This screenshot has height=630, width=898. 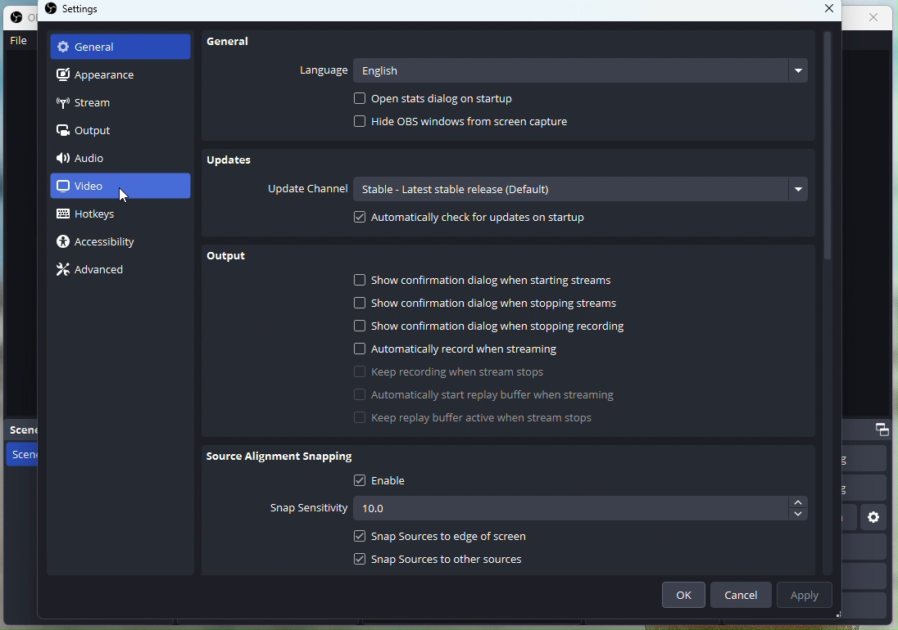 I want to click on enable, so click(x=375, y=480).